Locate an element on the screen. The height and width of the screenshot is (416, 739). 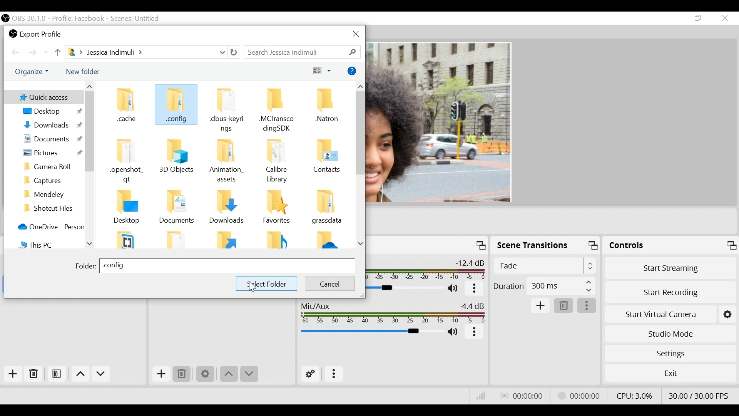
Add  is located at coordinates (541, 306).